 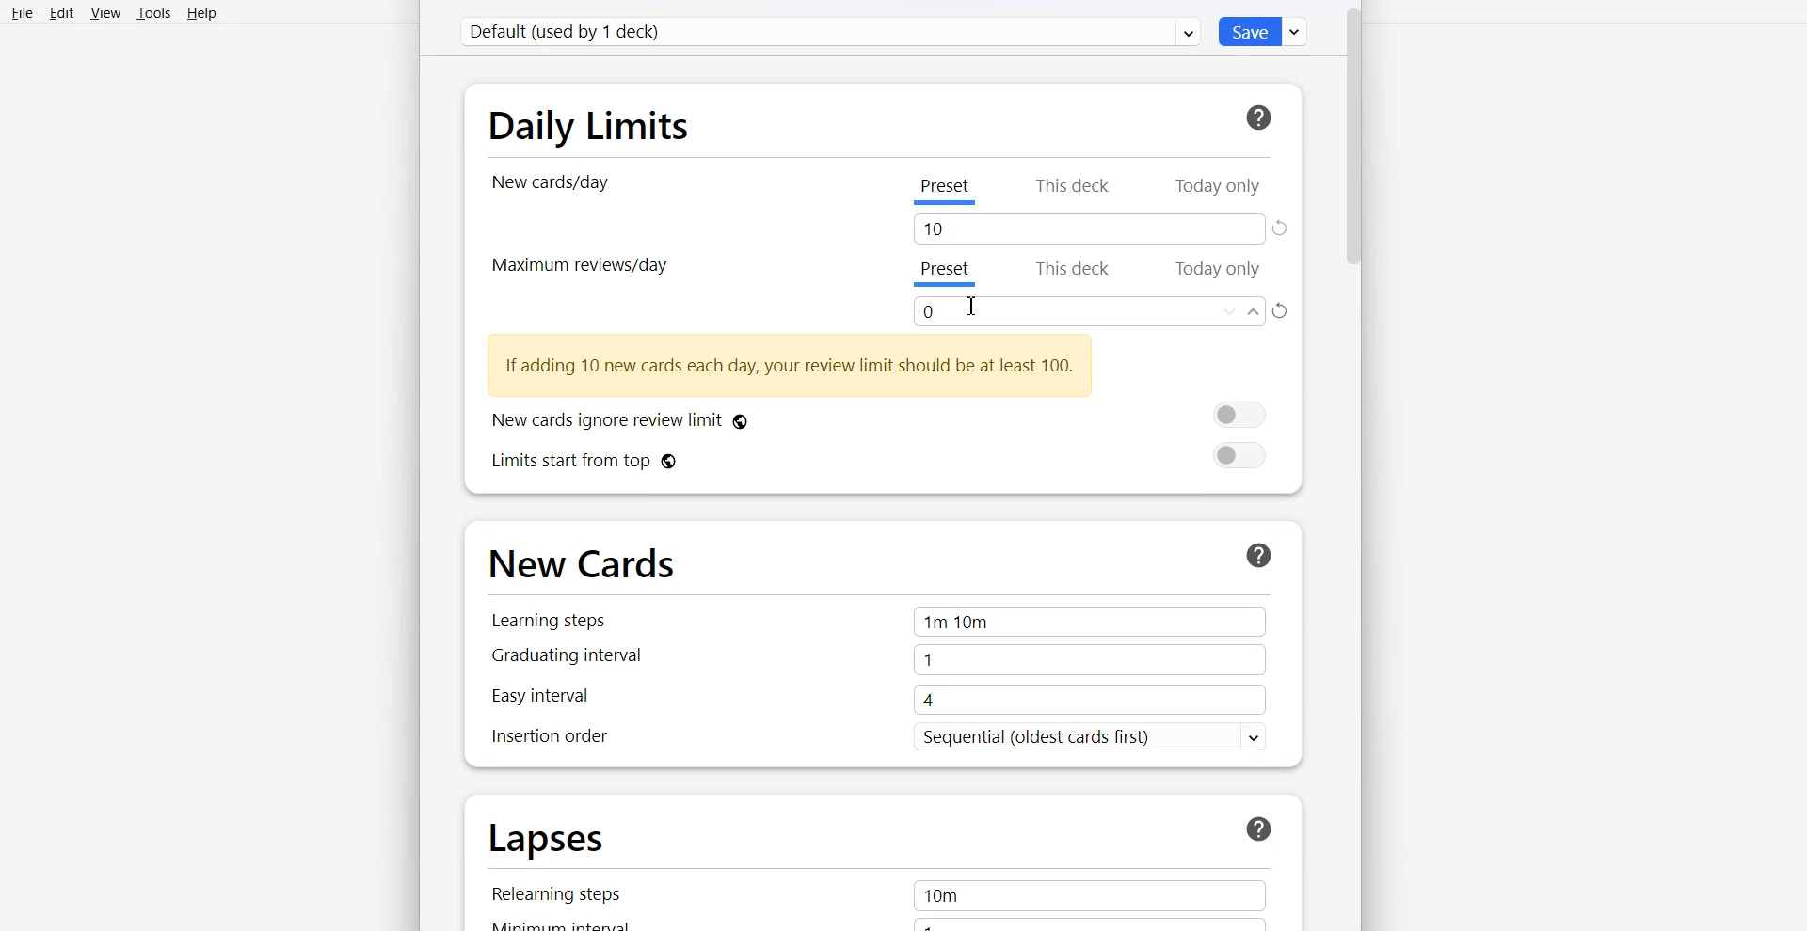 I want to click on Cursor, so click(x=975, y=308).